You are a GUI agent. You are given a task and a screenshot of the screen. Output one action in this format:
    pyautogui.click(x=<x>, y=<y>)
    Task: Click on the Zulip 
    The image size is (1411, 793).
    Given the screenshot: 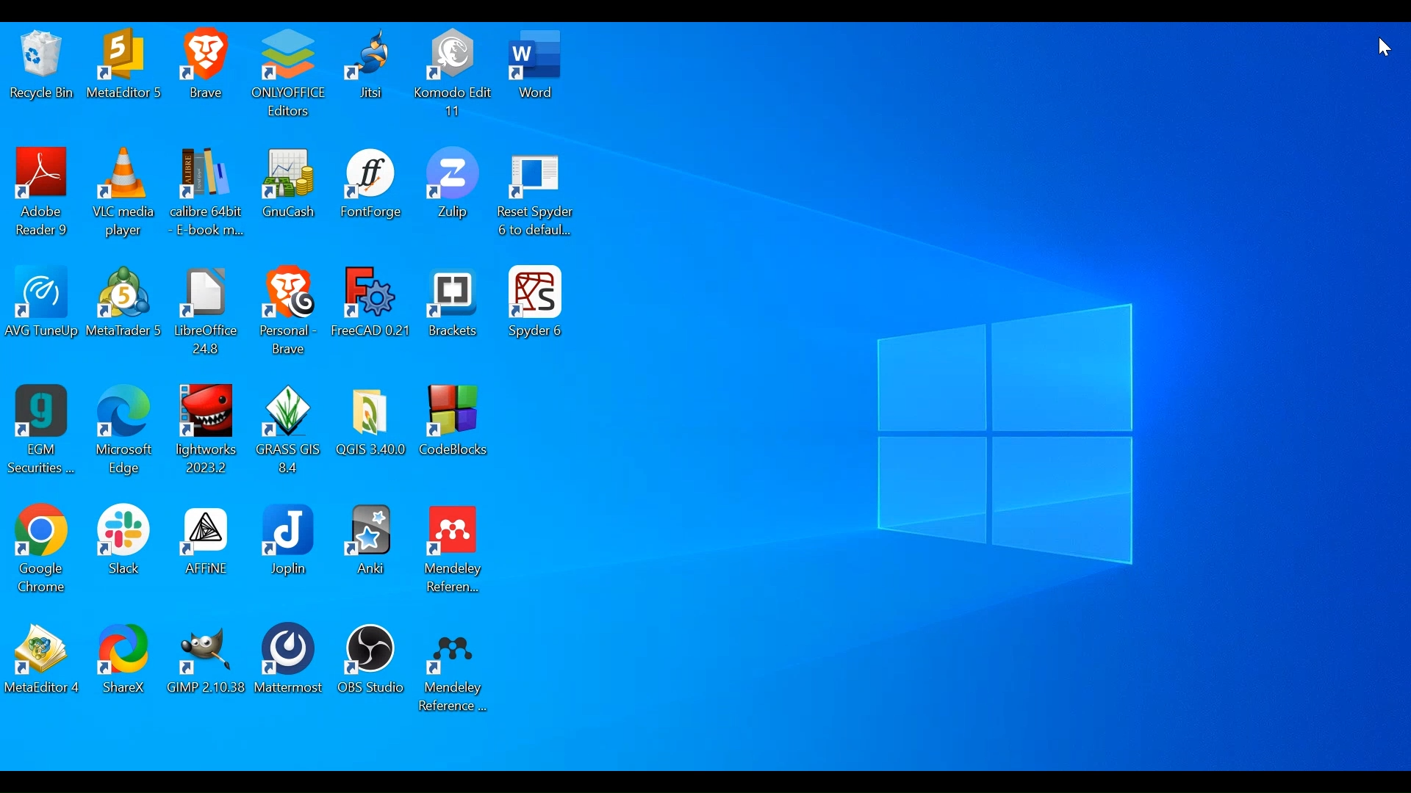 What is the action you would take?
    pyautogui.click(x=453, y=195)
    